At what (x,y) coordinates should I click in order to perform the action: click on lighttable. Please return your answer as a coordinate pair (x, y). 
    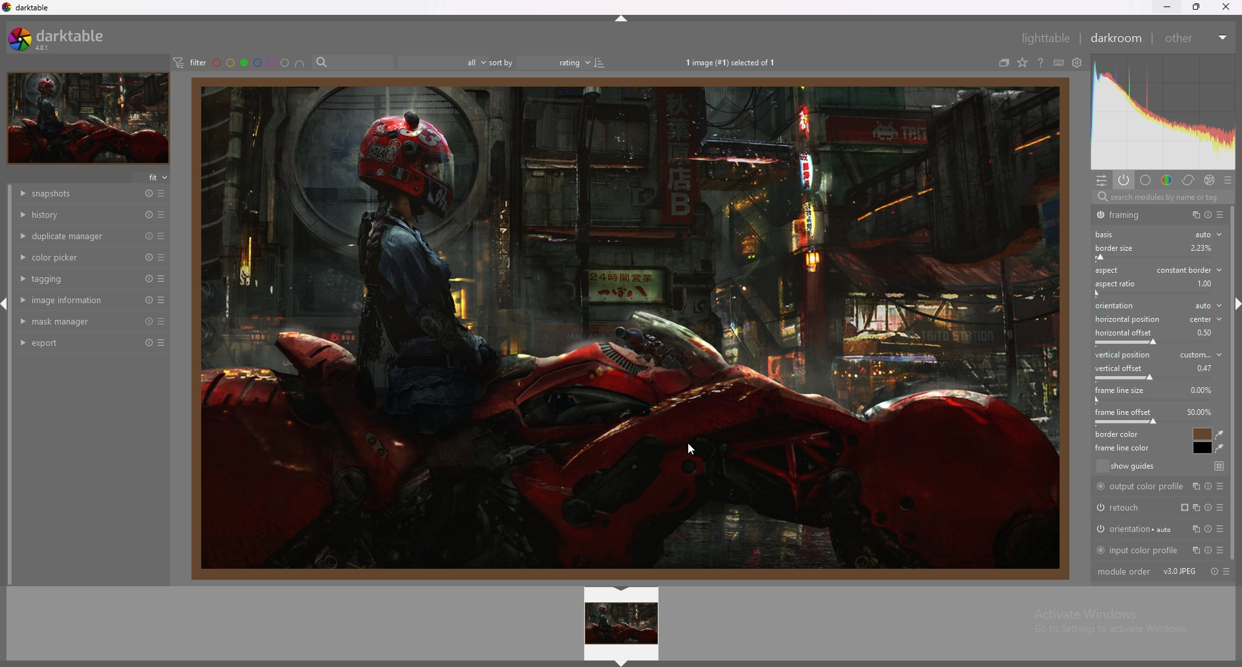
    Looking at the image, I should click on (1039, 37).